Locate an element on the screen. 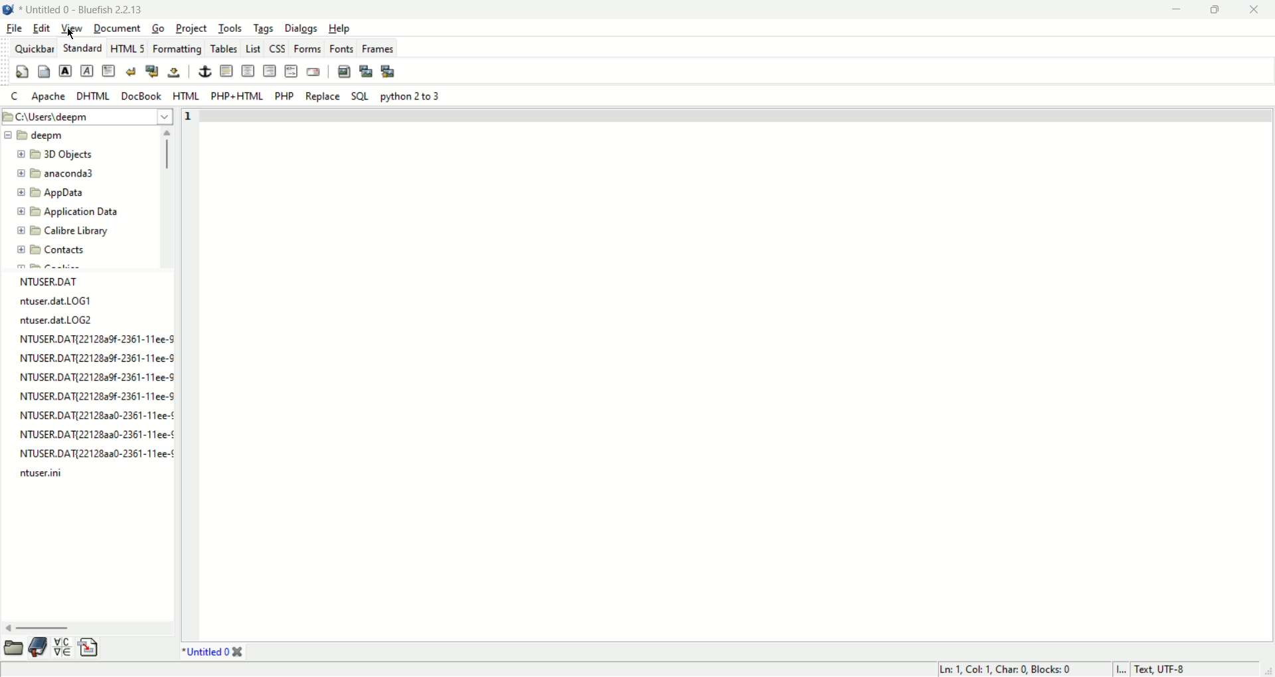 The height and width of the screenshot is (677, 1275). snippet is located at coordinates (89, 650).